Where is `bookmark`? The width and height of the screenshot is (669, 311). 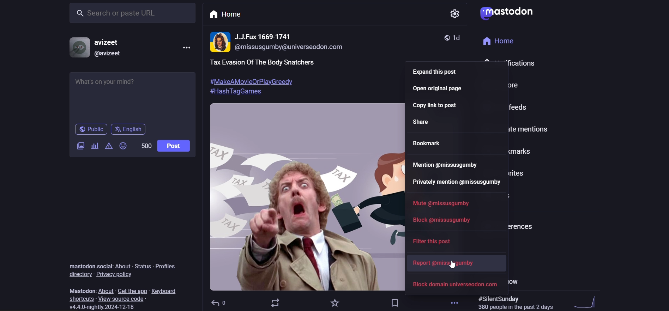 bookmark is located at coordinates (434, 145).